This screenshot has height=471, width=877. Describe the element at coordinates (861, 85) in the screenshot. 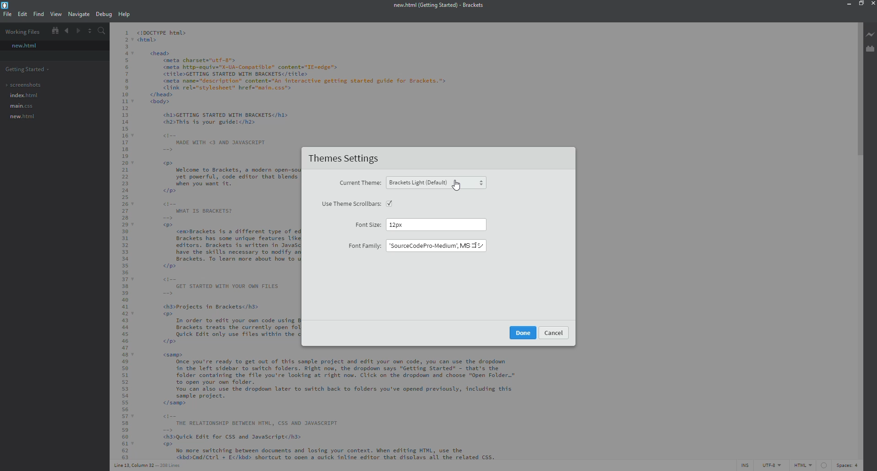

I see `scroll bar` at that location.